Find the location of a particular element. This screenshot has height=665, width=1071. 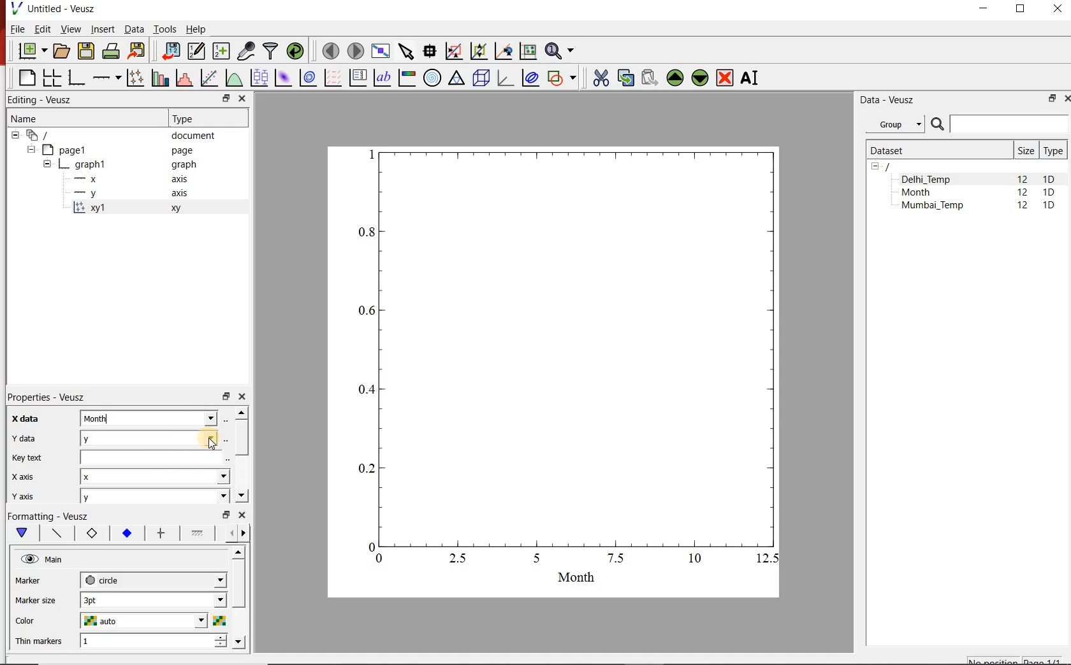

File is located at coordinates (17, 29).